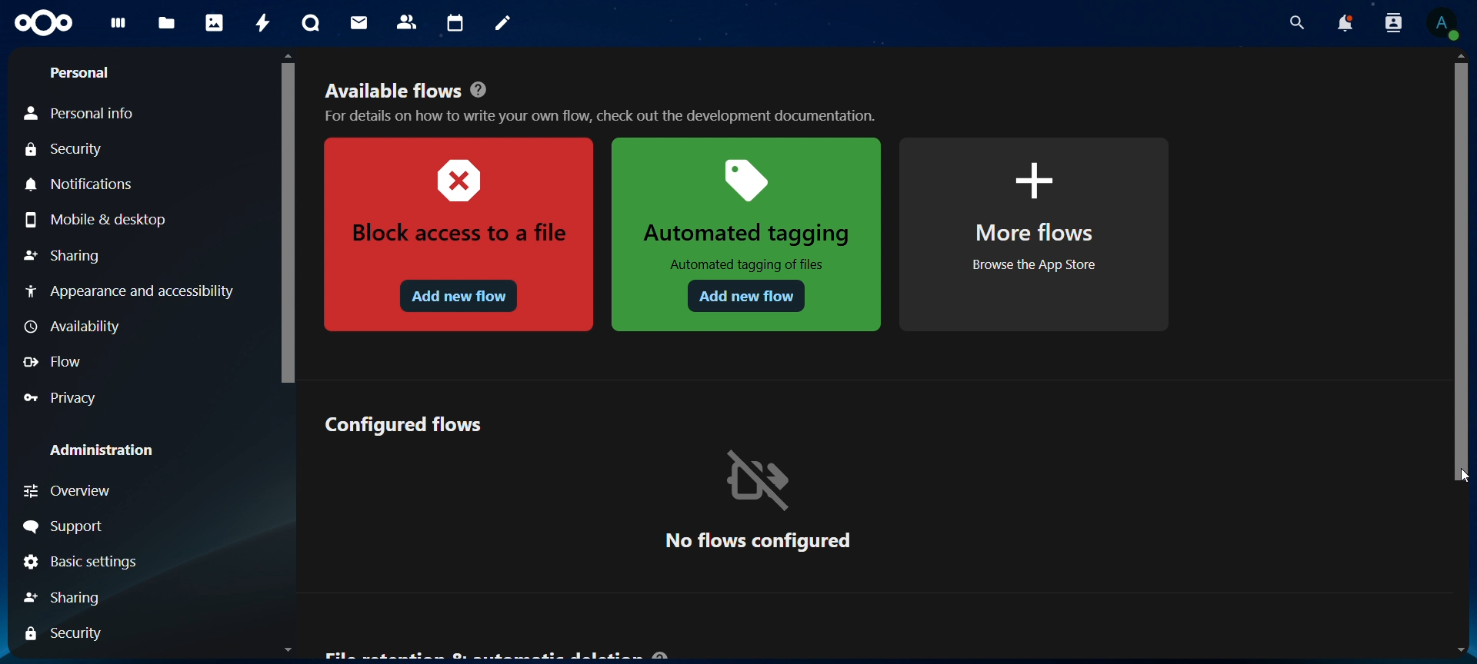  Describe the element at coordinates (455, 236) in the screenshot. I see `block access to a file` at that location.